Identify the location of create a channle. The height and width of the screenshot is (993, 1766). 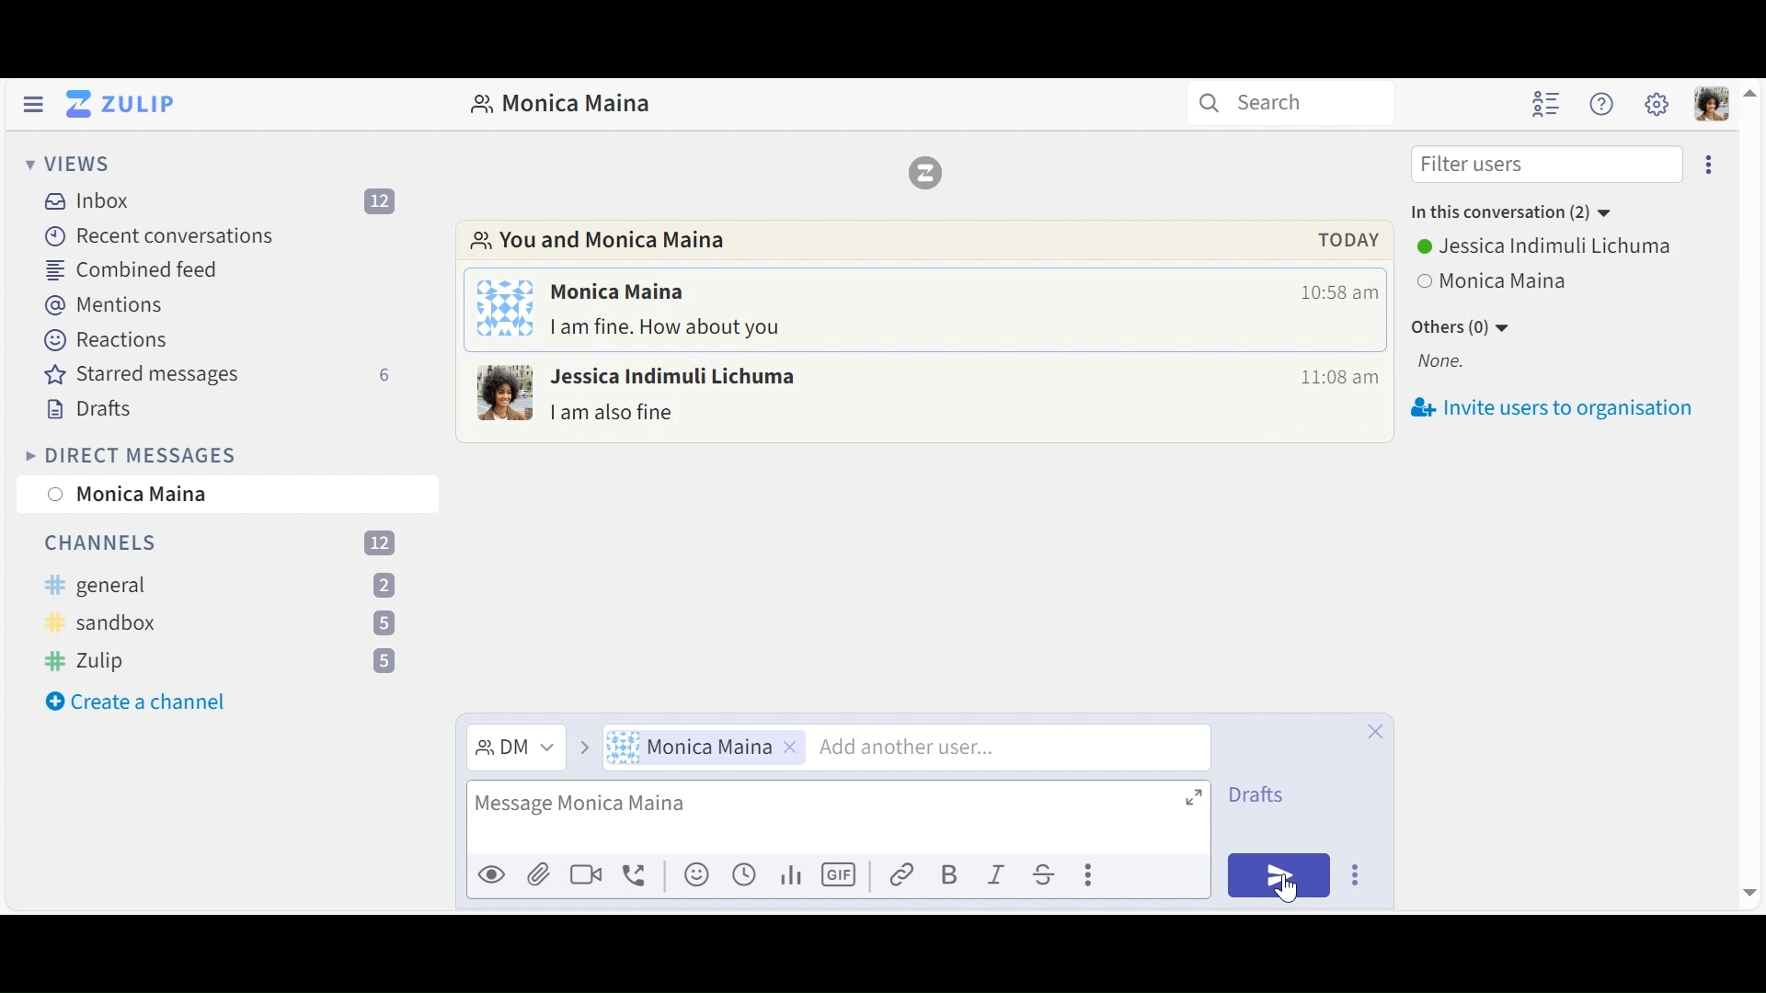
(142, 702).